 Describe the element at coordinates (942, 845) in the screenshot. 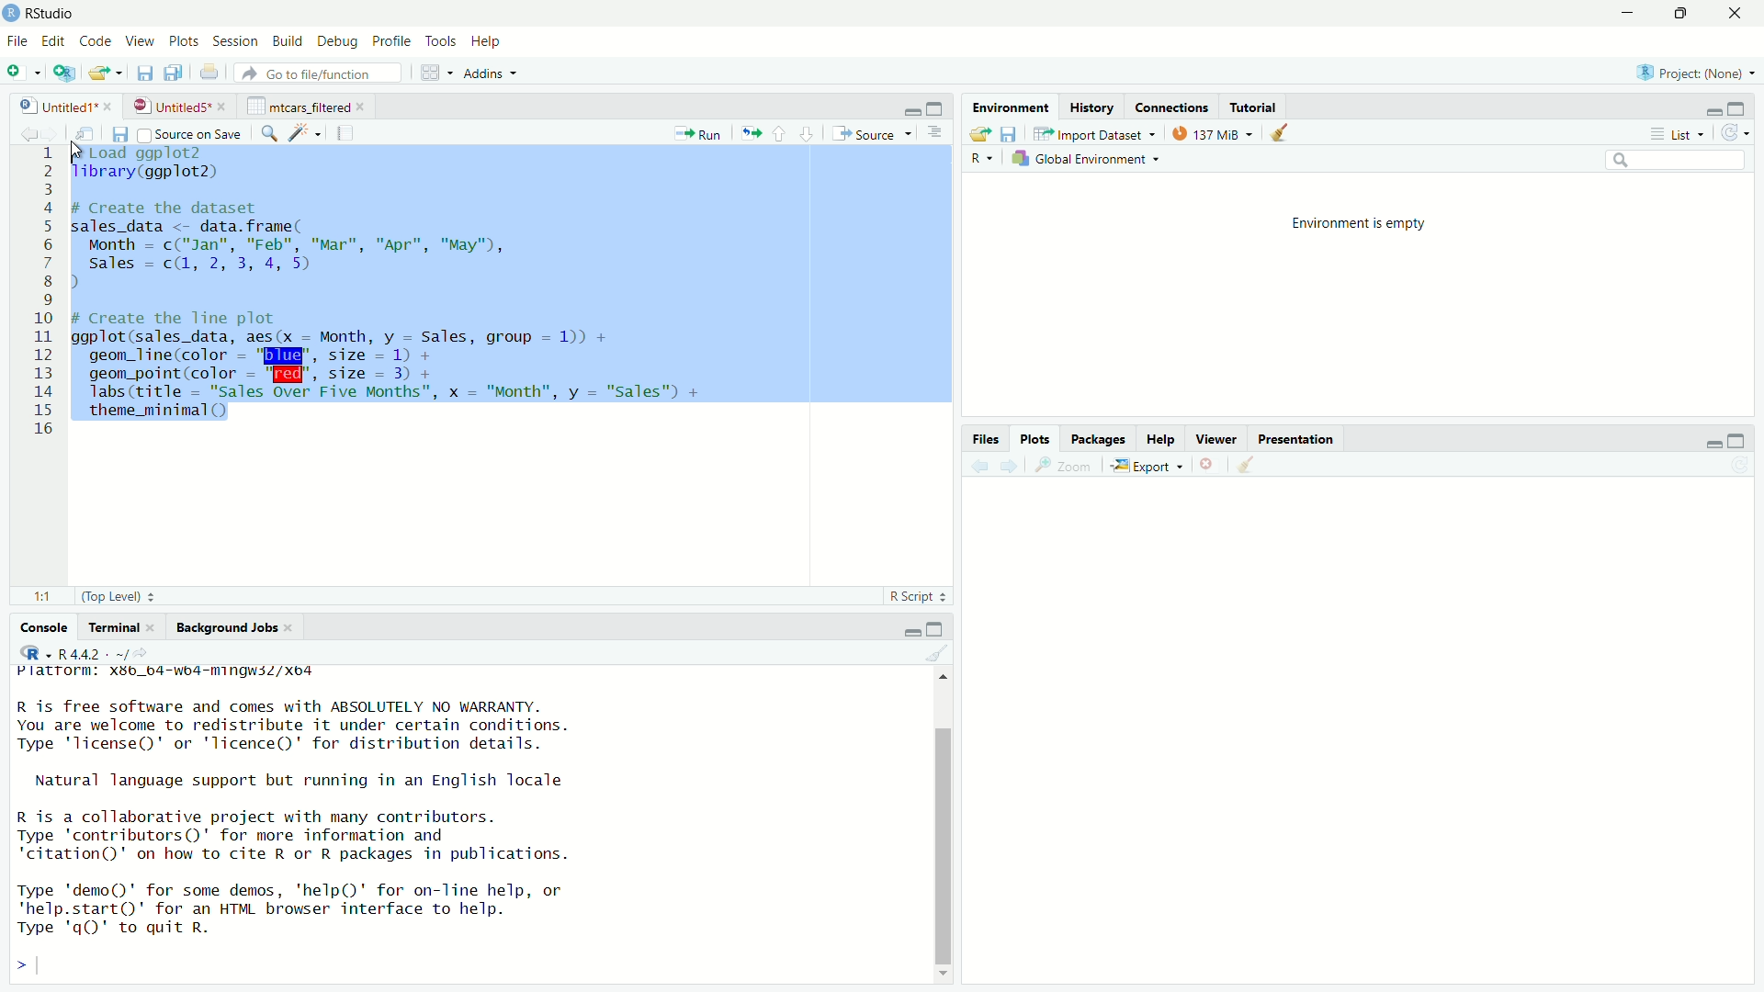

I see `scroll bar` at that location.